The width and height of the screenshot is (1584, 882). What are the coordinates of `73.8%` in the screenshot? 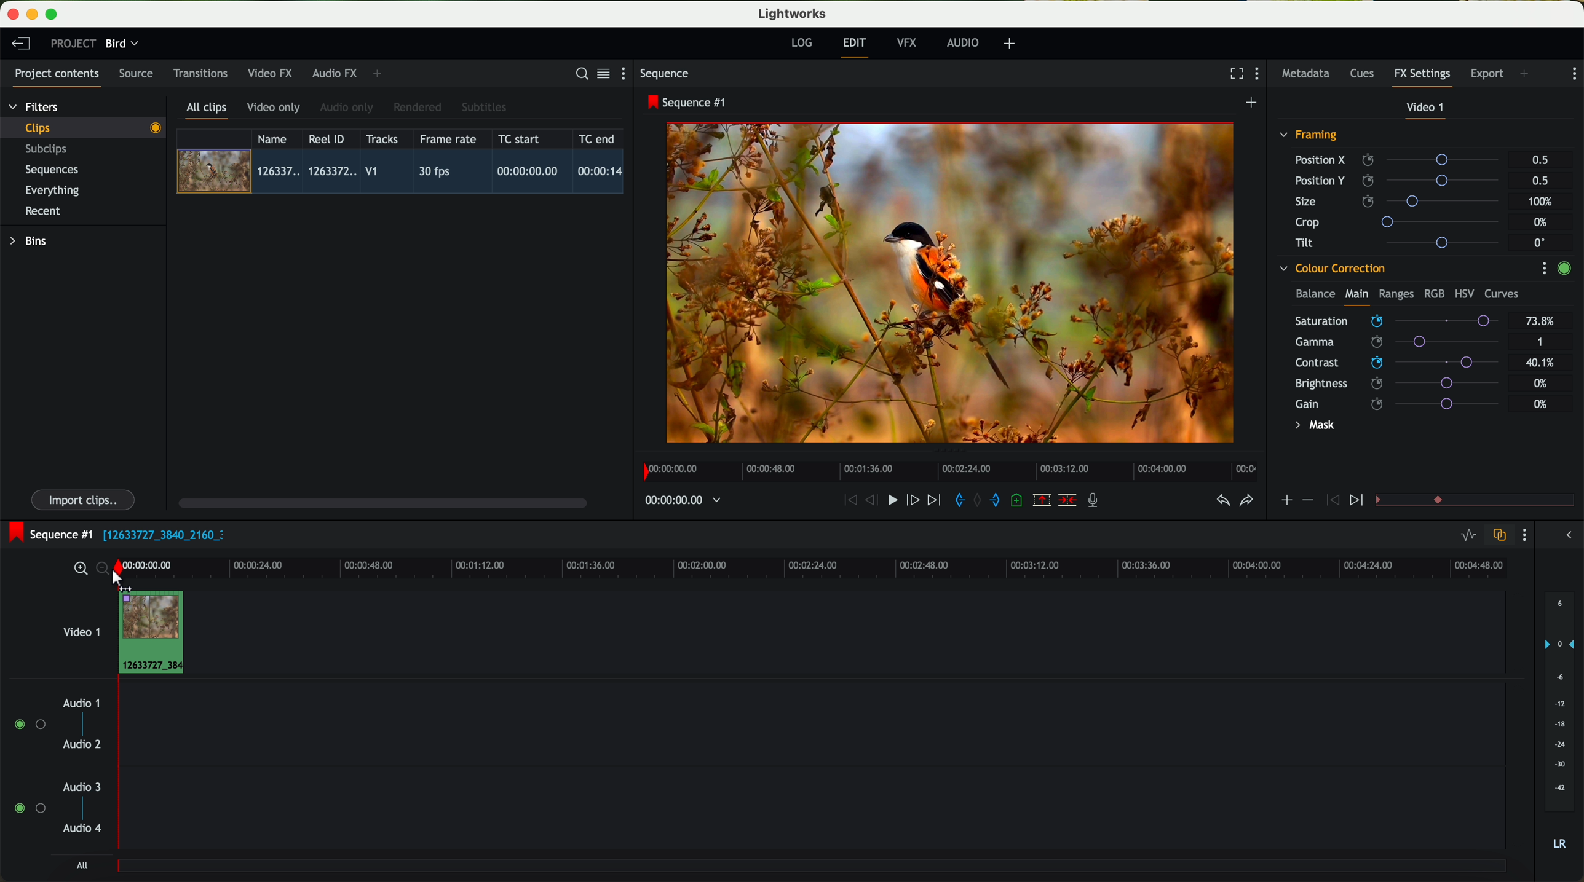 It's located at (1541, 321).